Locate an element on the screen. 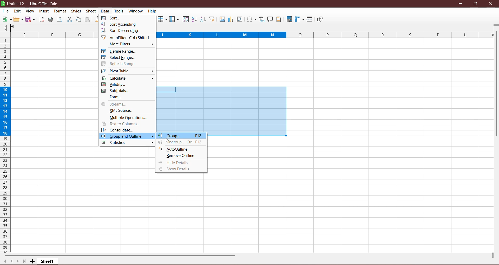 This screenshot has height=265, width=499. Insert Special Characters is located at coordinates (251, 19).